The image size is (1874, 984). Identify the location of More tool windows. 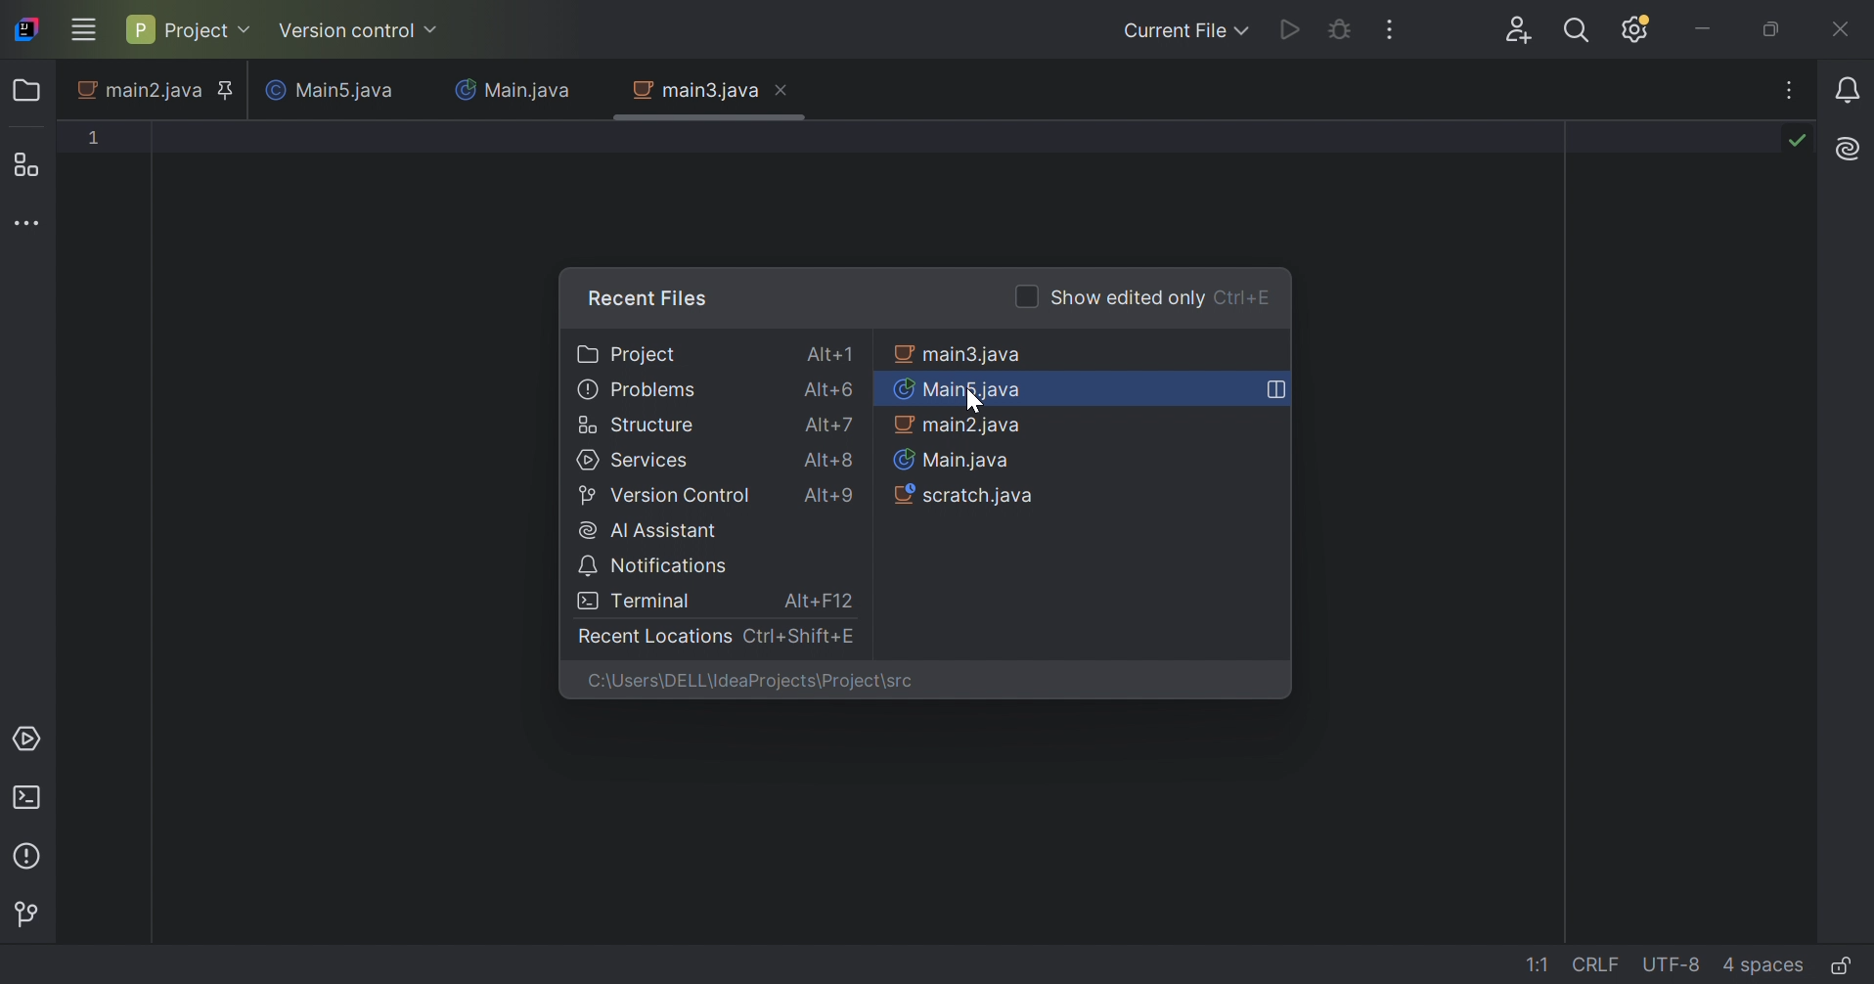
(30, 222).